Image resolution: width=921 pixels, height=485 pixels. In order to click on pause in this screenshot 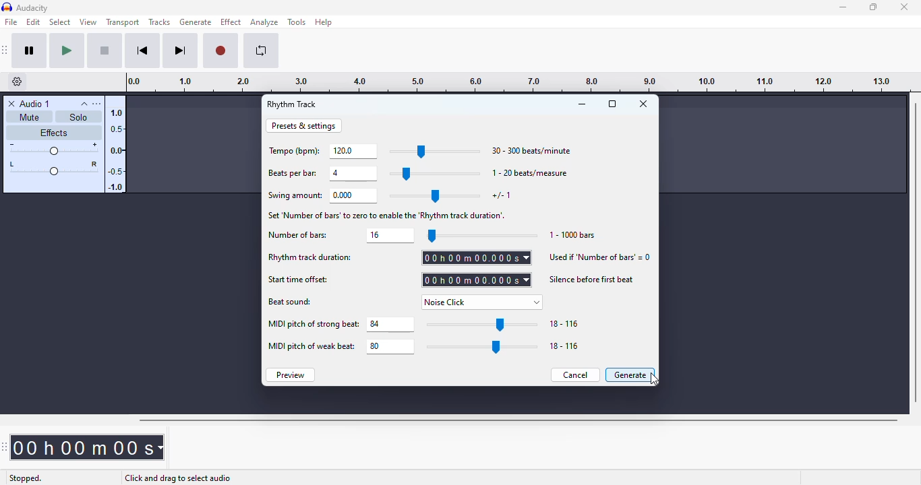, I will do `click(30, 51)`.